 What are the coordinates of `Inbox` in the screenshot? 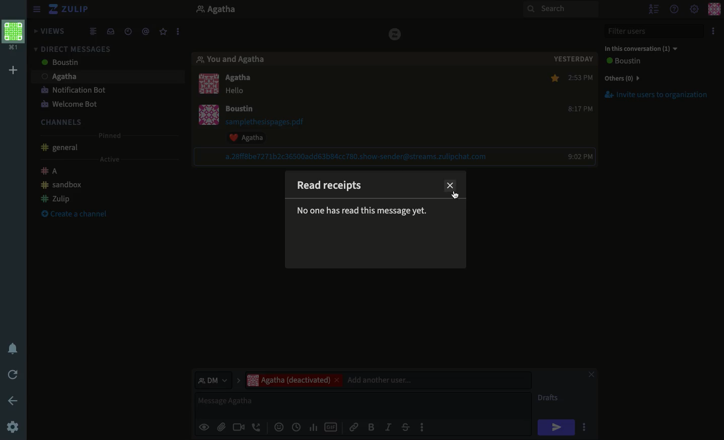 It's located at (110, 31).